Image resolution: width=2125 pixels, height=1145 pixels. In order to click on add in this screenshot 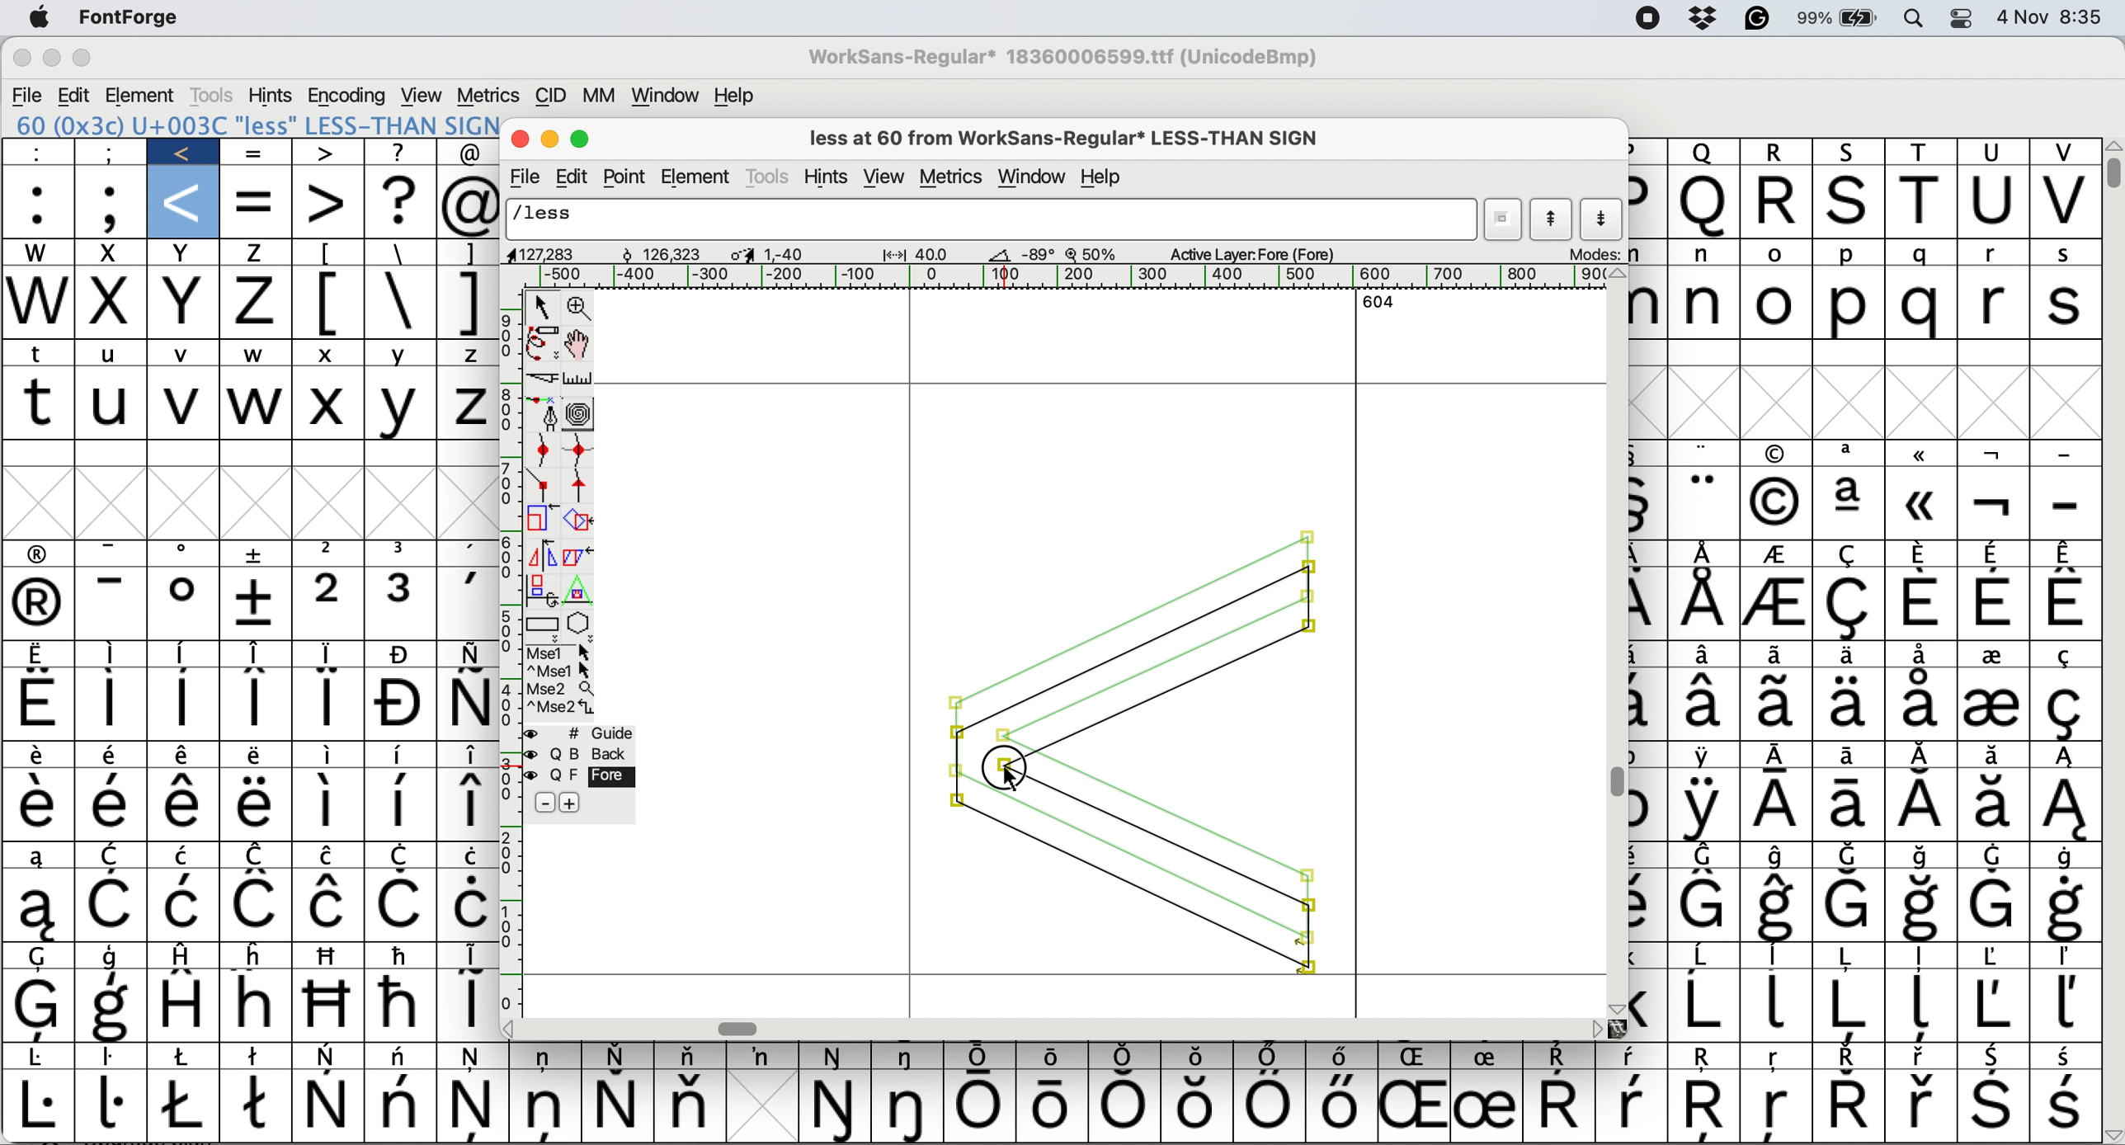, I will do `click(571, 802)`.